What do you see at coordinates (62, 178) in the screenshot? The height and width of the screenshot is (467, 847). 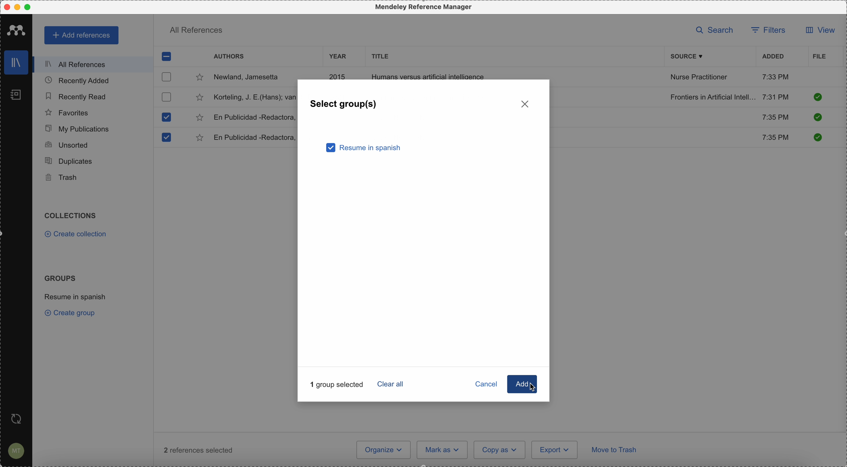 I see `trash` at bounding box center [62, 178].